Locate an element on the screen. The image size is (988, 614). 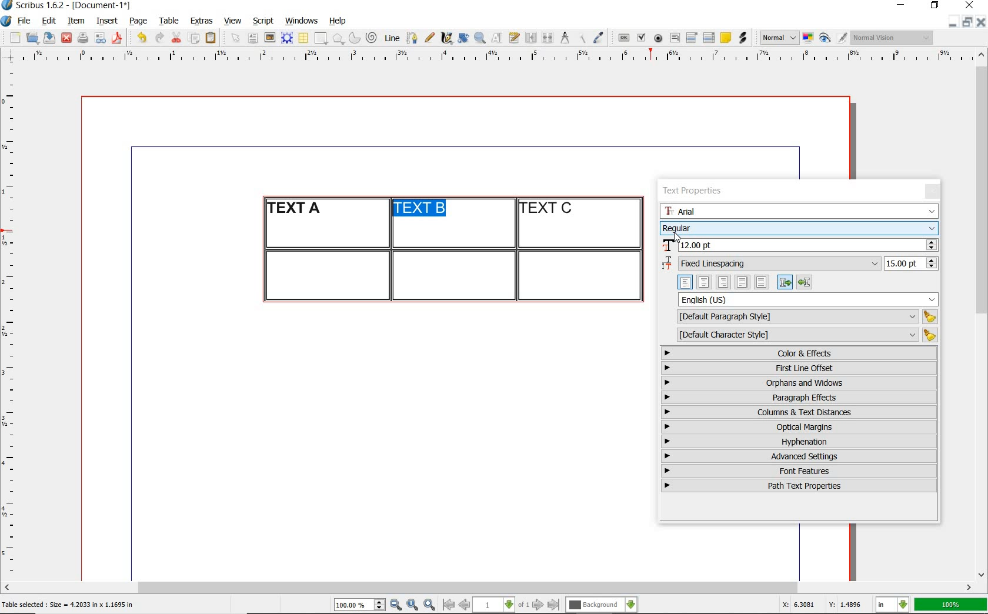
extras is located at coordinates (202, 22).